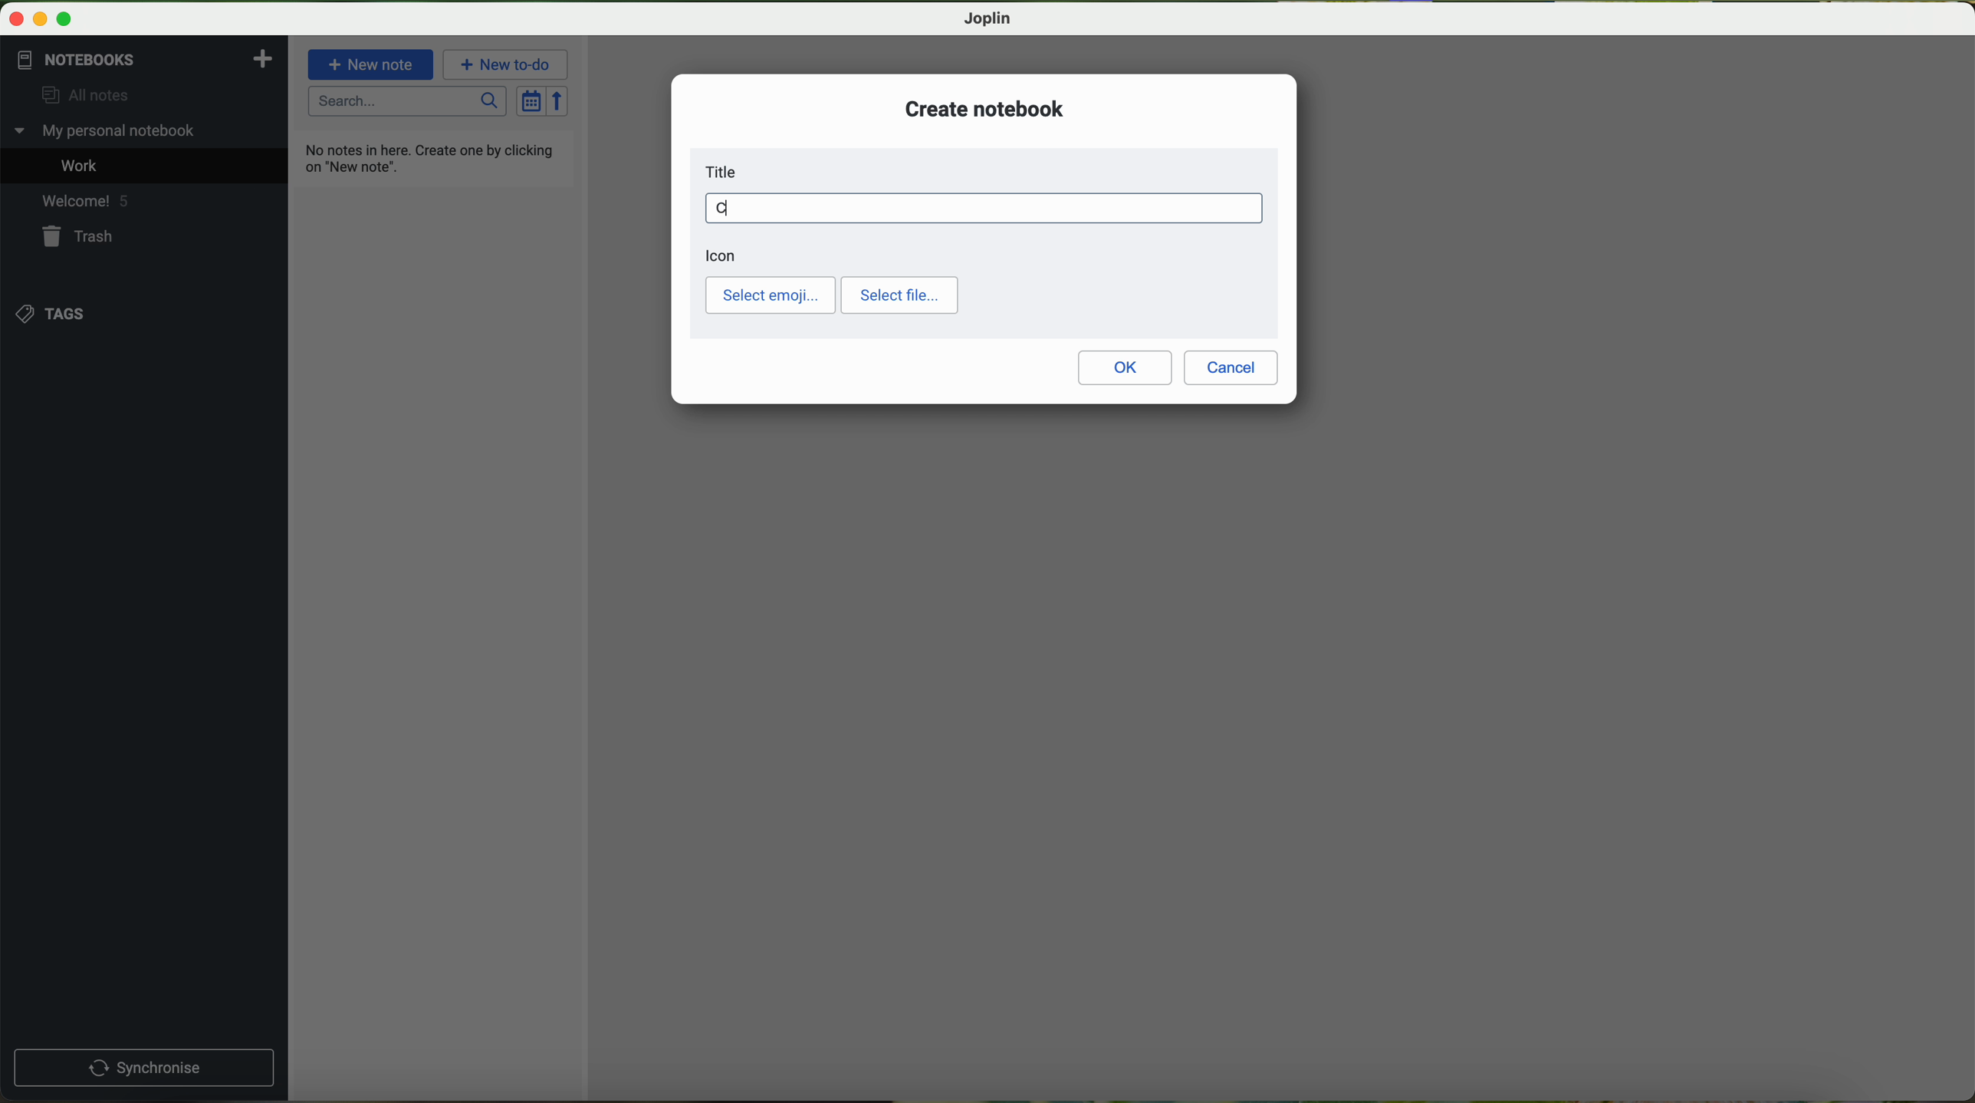  I want to click on new note button, so click(371, 64).